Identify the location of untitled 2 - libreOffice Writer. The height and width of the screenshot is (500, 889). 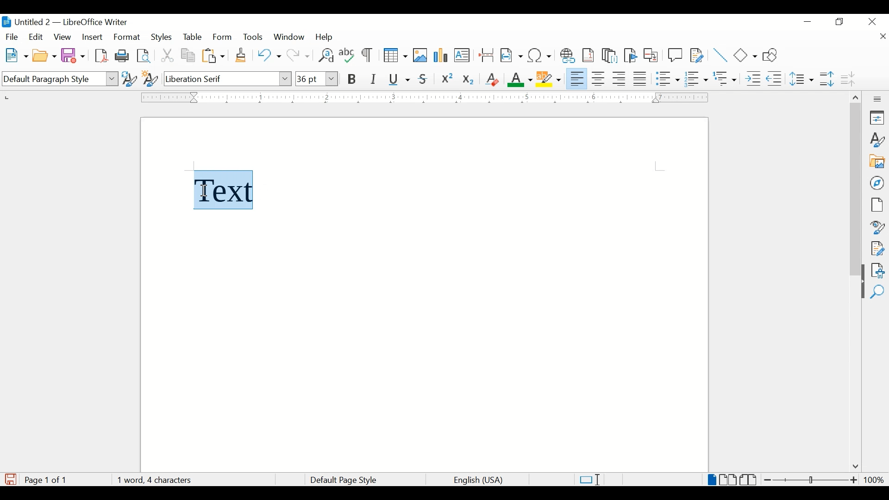
(64, 24).